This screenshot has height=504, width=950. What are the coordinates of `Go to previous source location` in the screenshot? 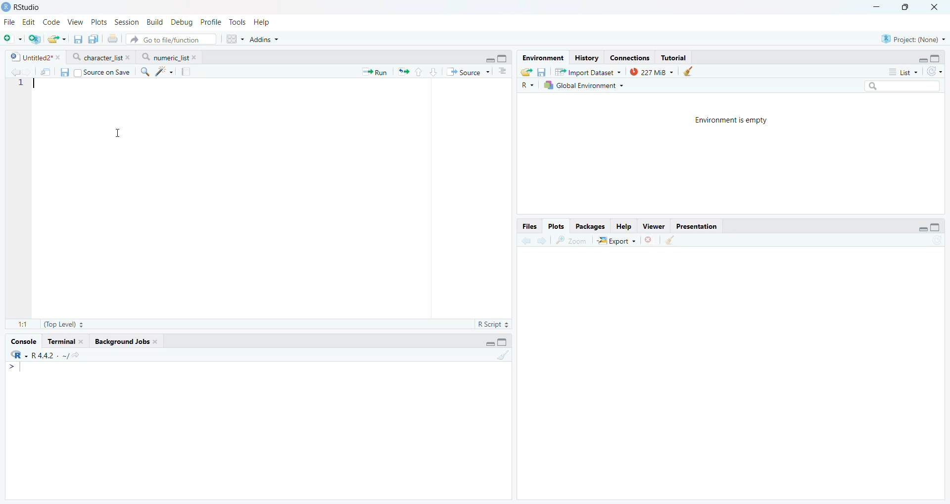 It's located at (14, 72).